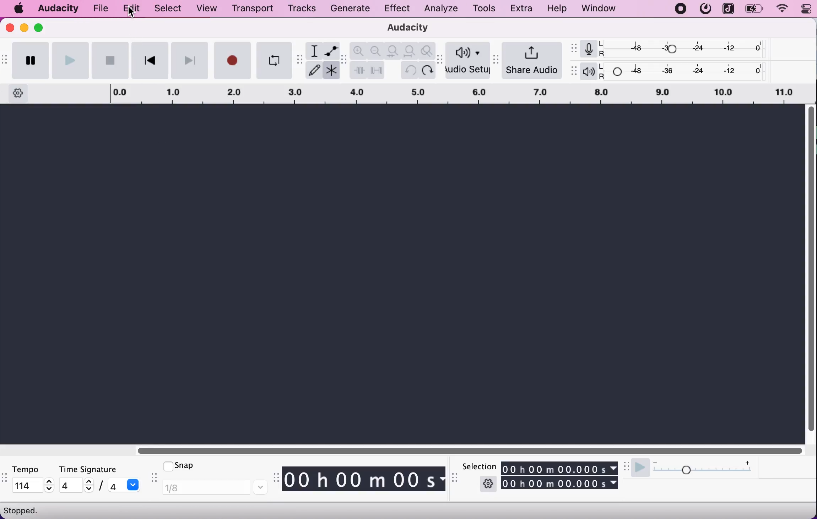 The width and height of the screenshot is (817, 519). Describe the element at coordinates (627, 467) in the screenshot. I see `audacity play at speed toolbar` at that location.